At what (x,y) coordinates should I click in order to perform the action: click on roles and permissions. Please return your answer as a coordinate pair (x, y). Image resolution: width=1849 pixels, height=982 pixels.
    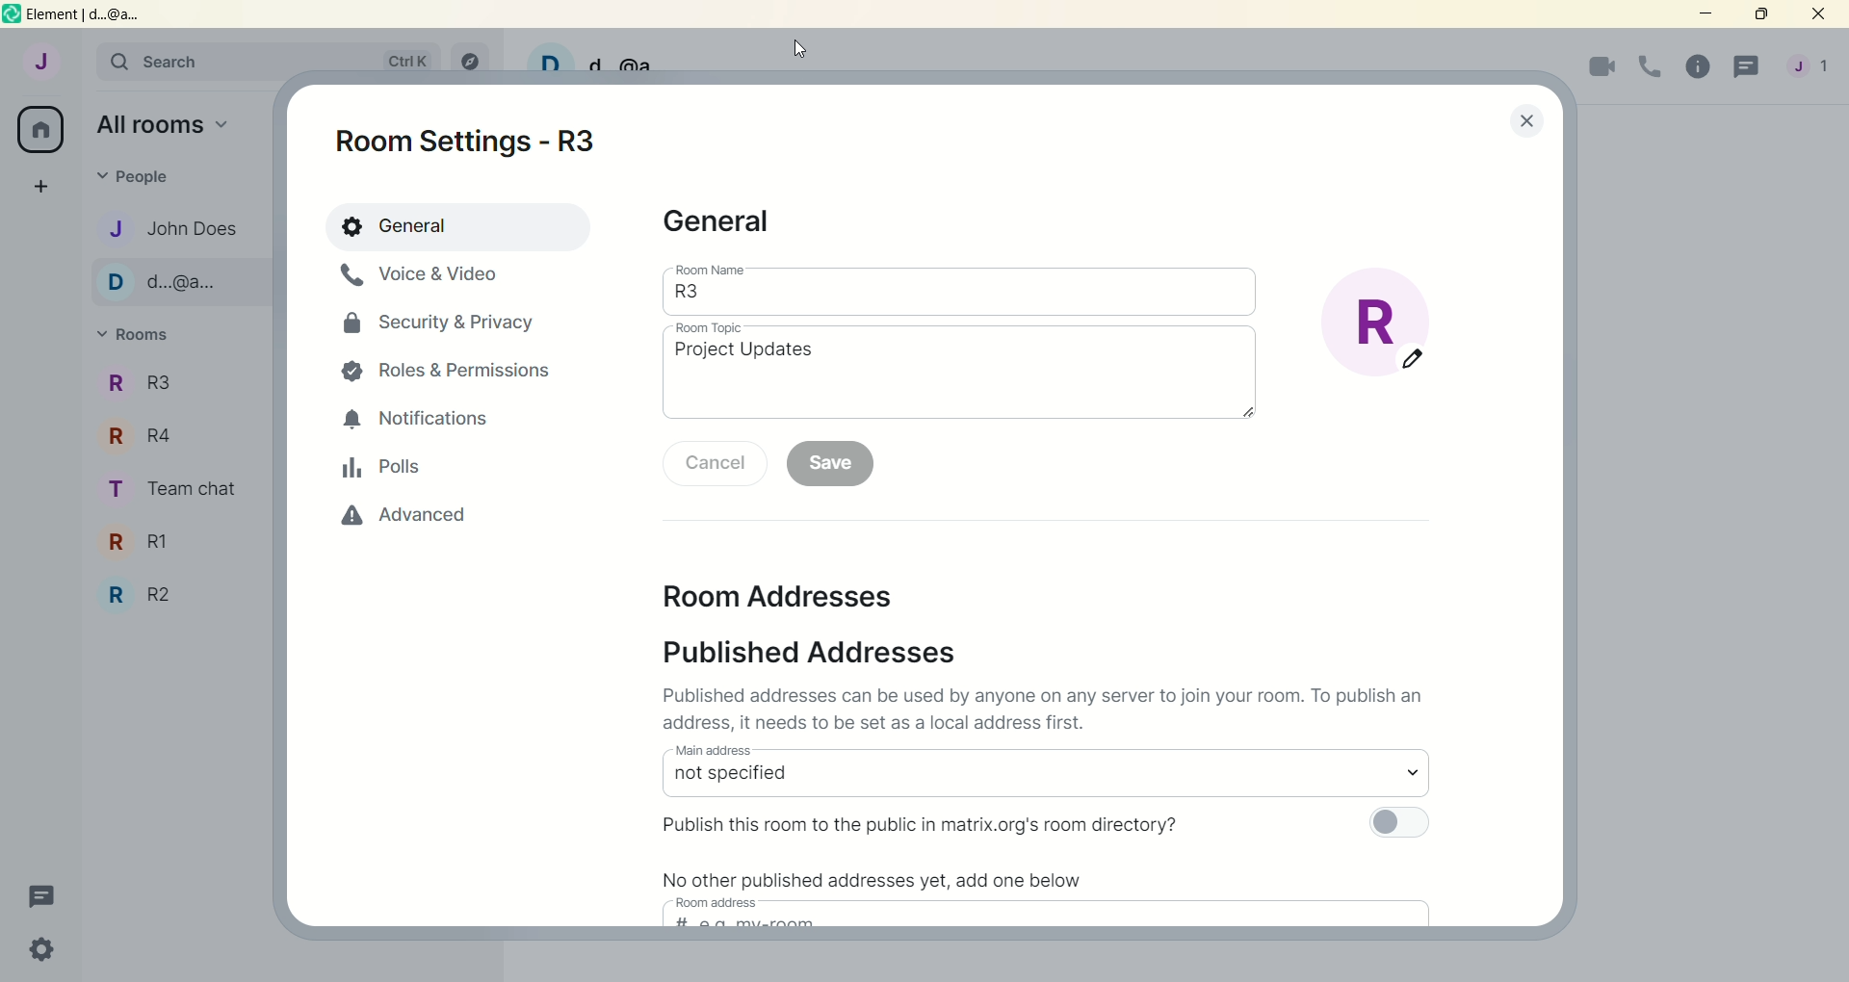
    Looking at the image, I should click on (447, 369).